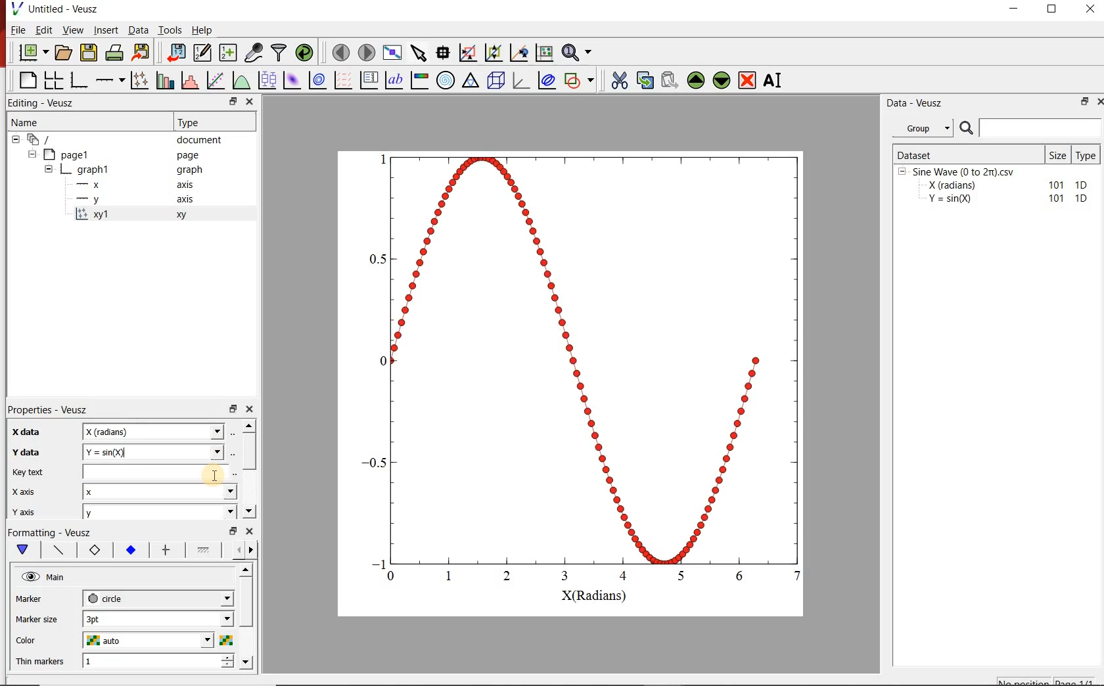  Describe the element at coordinates (917, 104) in the screenshot. I see `Data - Veusz` at that location.